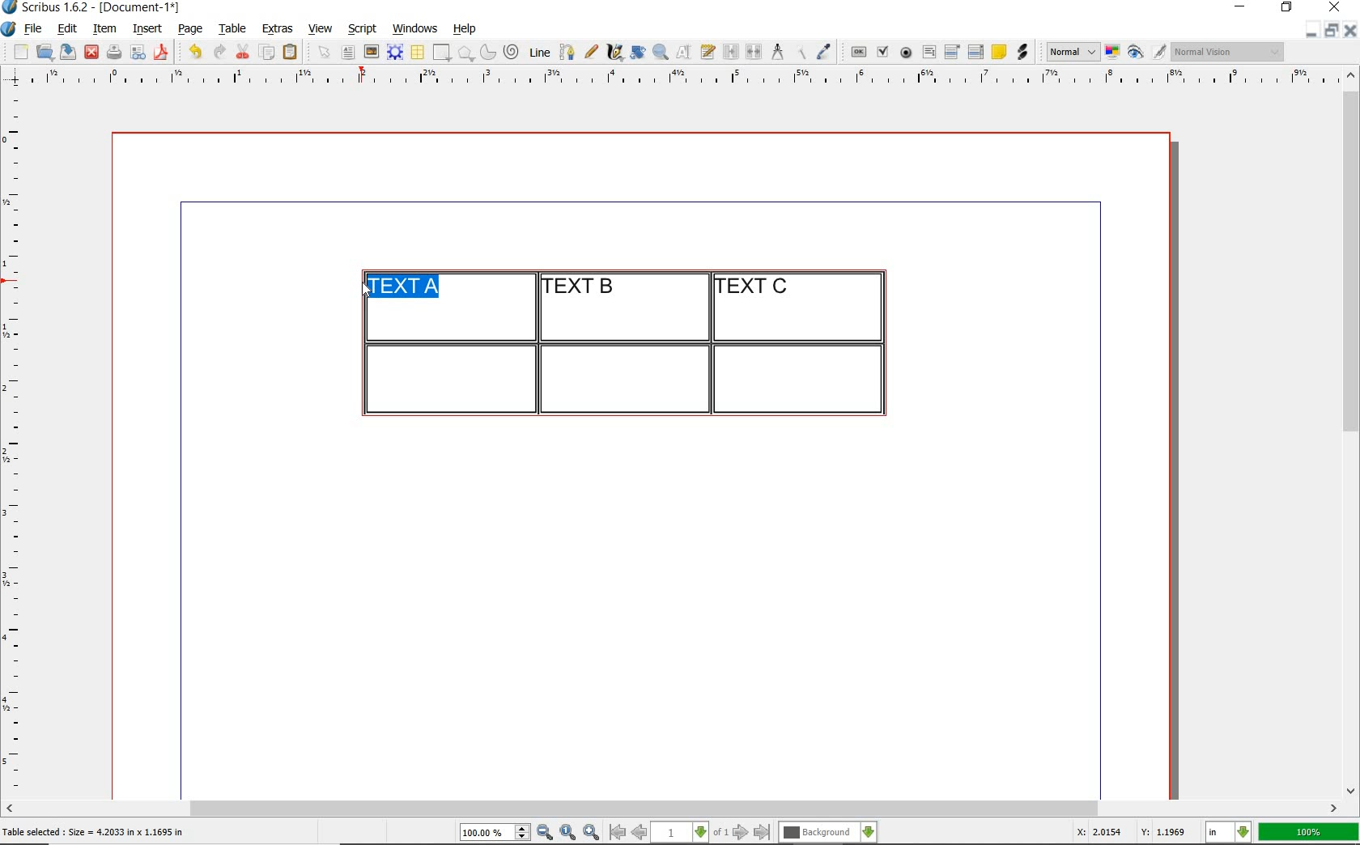  What do you see at coordinates (113, 52) in the screenshot?
I see `print` at bounding box center [113, 52].